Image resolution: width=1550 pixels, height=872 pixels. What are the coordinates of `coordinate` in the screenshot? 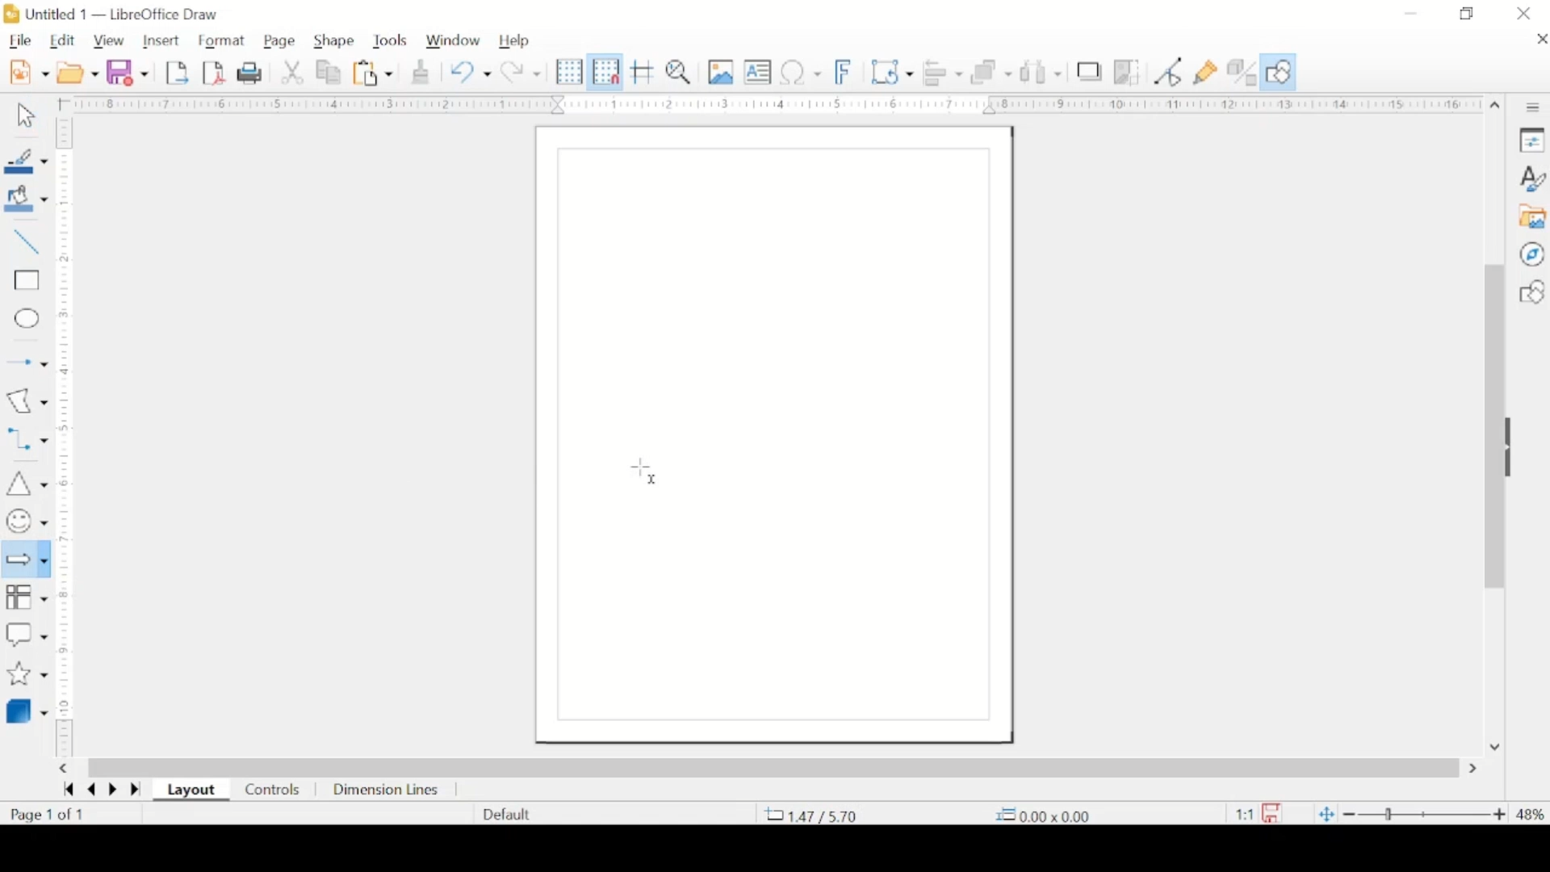 It's located at (815, 816).